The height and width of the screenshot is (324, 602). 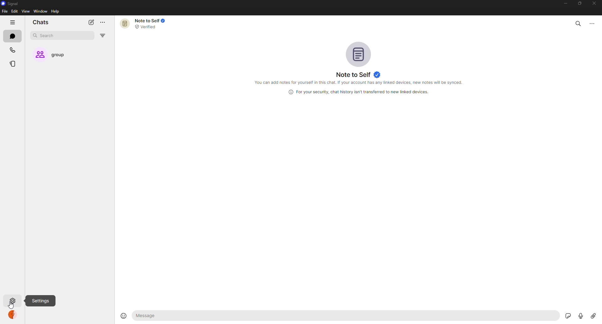 I want to click on record, so click(x=578, y=316).